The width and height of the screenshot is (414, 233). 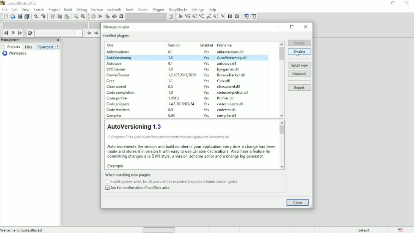 What do you see at coordinates (206, 87) in the screenshot?
I see `Yes` at bounding box center [206, 87].